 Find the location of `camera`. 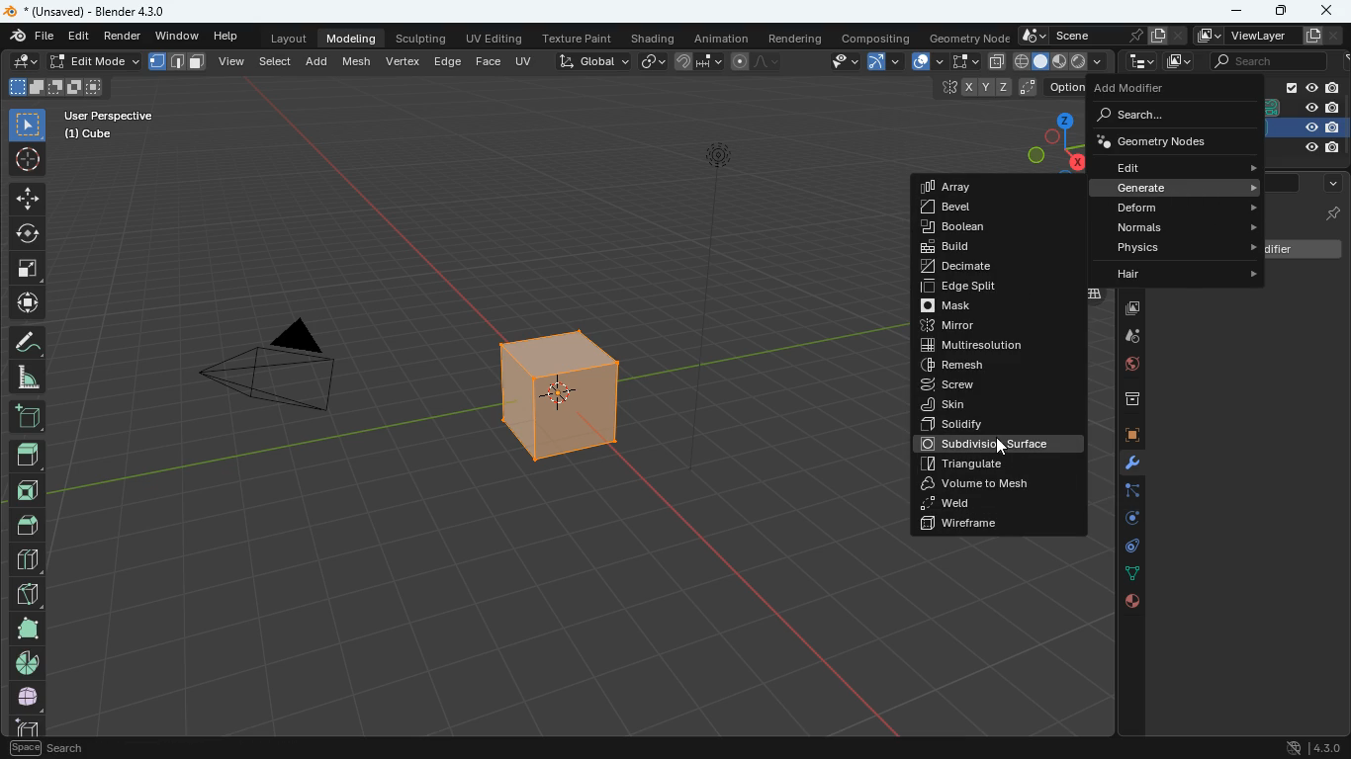

camera is located at coordinates (294, 377).